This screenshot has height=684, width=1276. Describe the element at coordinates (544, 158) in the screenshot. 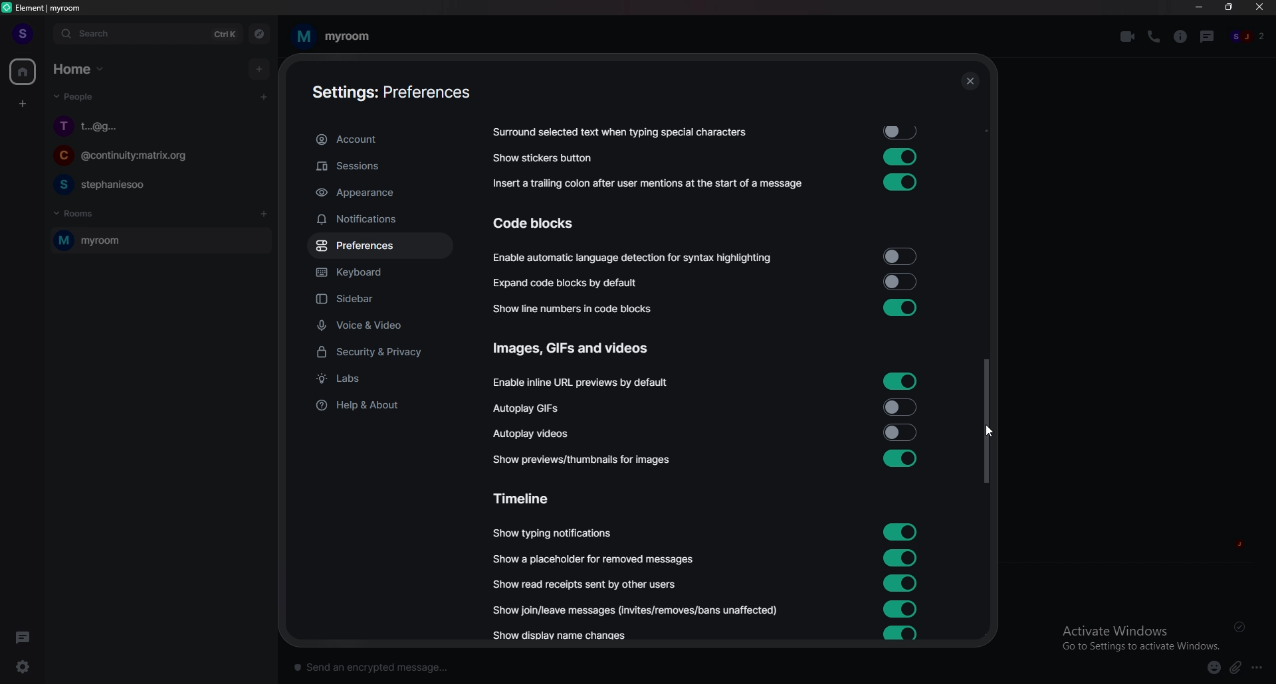

I see `show stickers button` at that location.